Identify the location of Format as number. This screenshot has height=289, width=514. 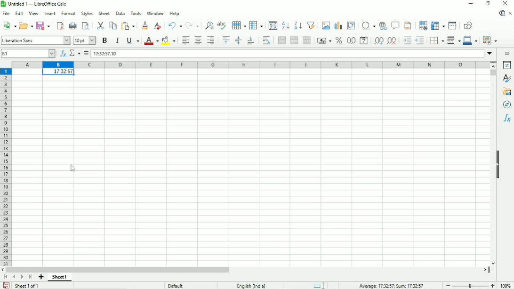
(351, 40).